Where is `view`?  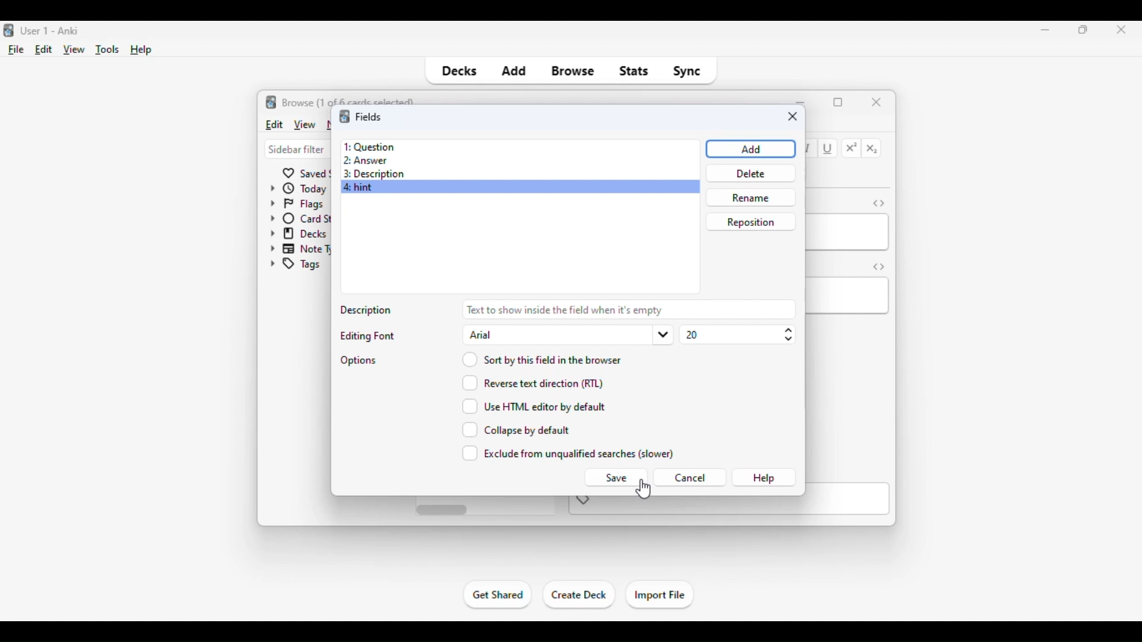
view is located at coordinates (74, 50).